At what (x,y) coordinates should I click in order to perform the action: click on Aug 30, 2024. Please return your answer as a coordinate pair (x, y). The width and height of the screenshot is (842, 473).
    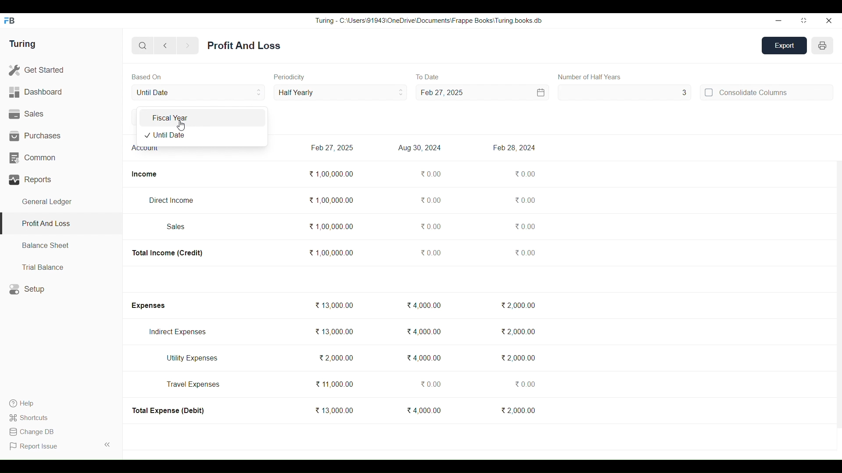
    Looking at the image, I should click on (420, 148).